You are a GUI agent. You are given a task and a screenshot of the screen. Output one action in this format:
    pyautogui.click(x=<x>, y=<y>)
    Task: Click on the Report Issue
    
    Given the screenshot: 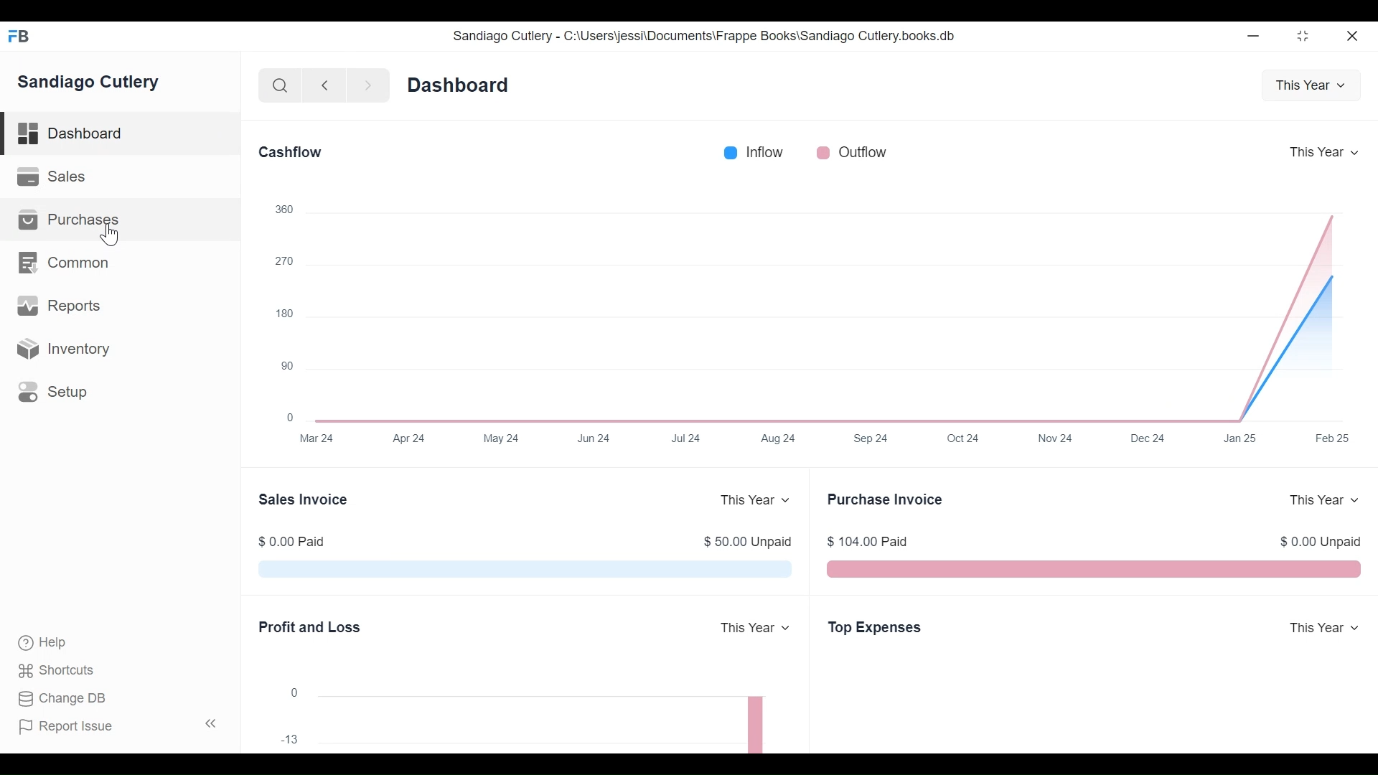 What is the action you would take?
    pyautogui.click(x=117, y=725)
    